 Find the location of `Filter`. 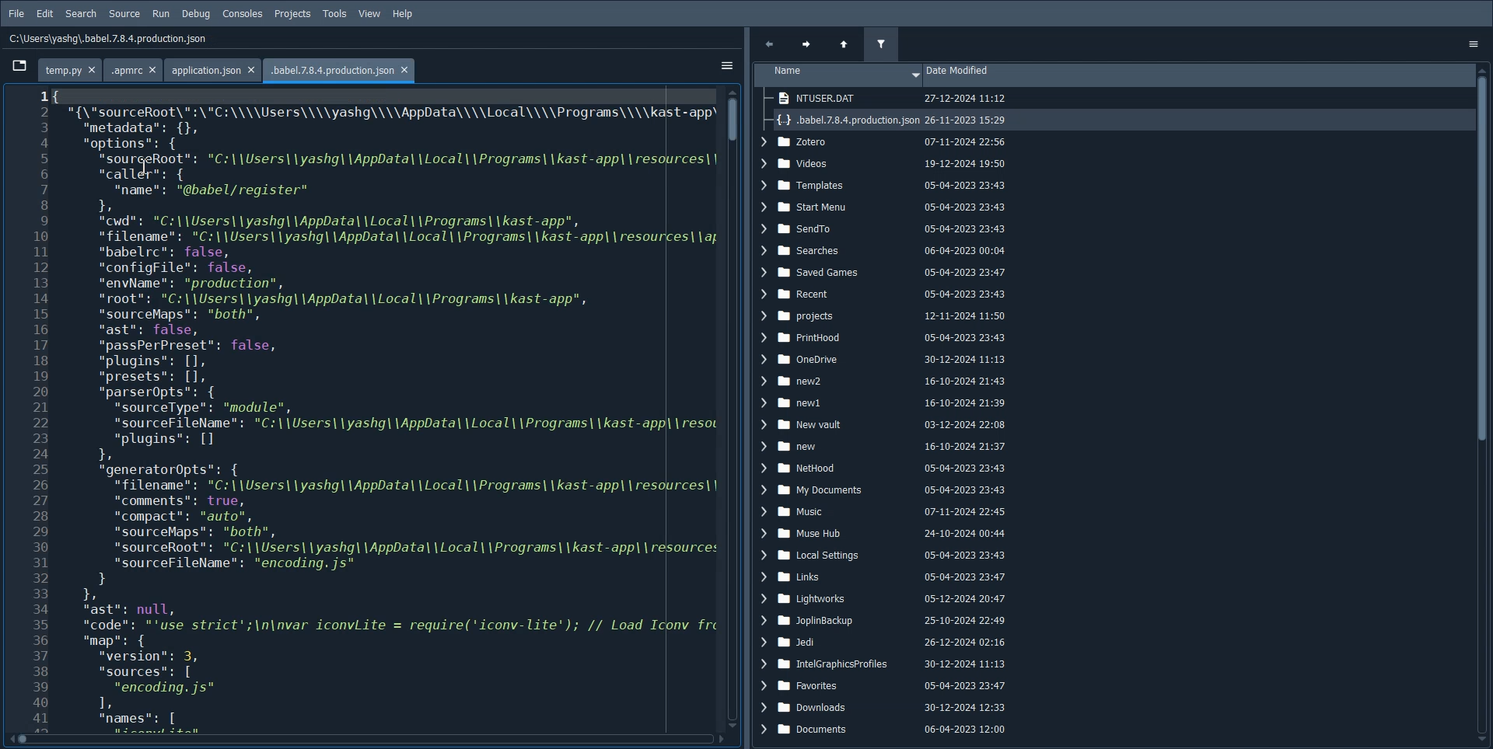

Filter is located at coordinates (882, 44).